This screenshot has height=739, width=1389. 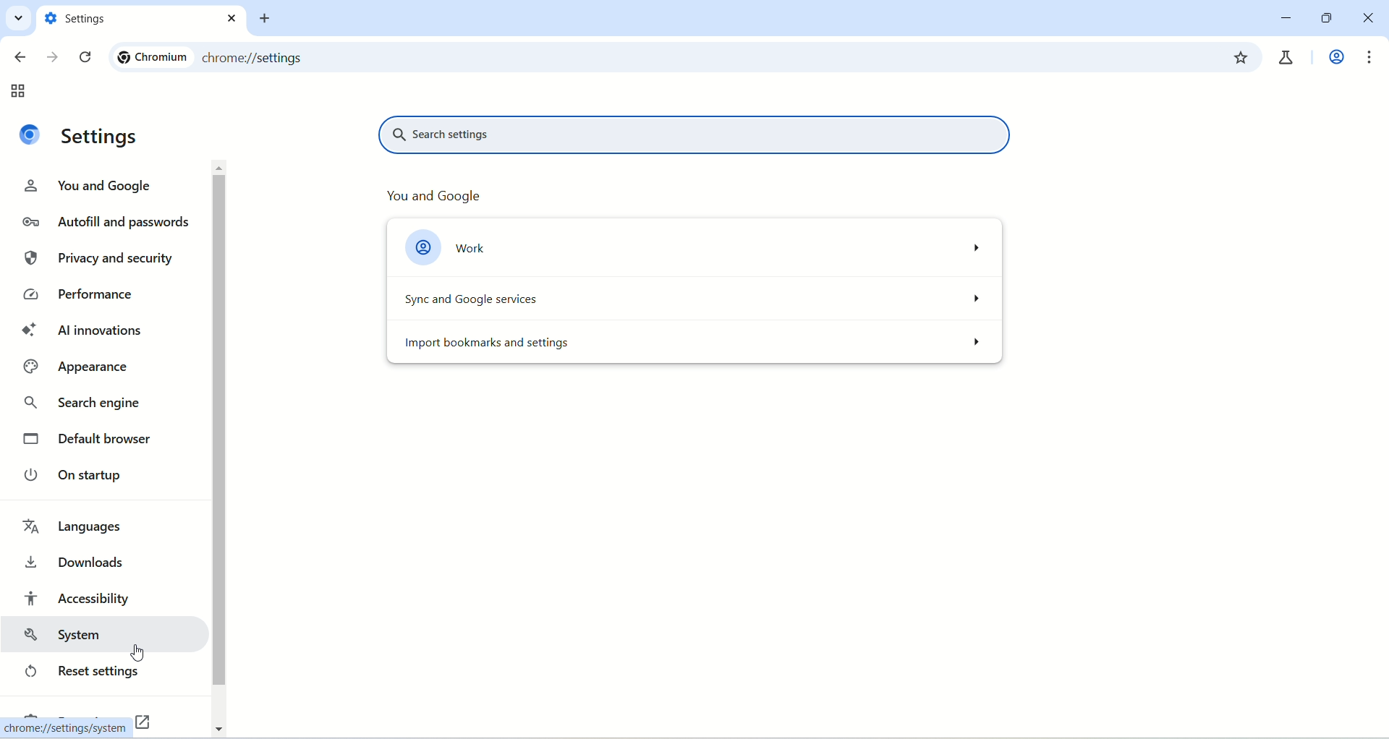 I want to click on maximize, so click(x=1323, y=19).